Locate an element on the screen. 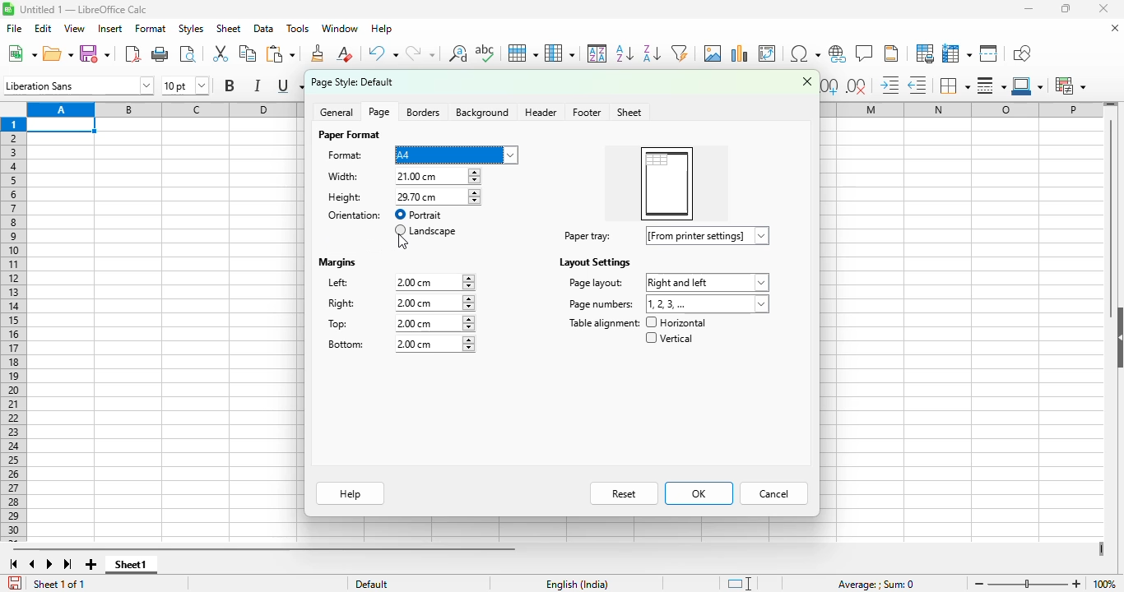 The image size is (1124, 592). format: is located at coordinates (346, 155).